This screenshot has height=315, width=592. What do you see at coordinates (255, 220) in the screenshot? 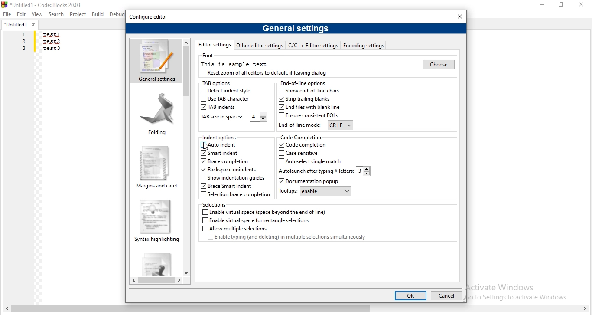
I see `Enable virtual space for rectangle selections` at bounding box center [255, 220].